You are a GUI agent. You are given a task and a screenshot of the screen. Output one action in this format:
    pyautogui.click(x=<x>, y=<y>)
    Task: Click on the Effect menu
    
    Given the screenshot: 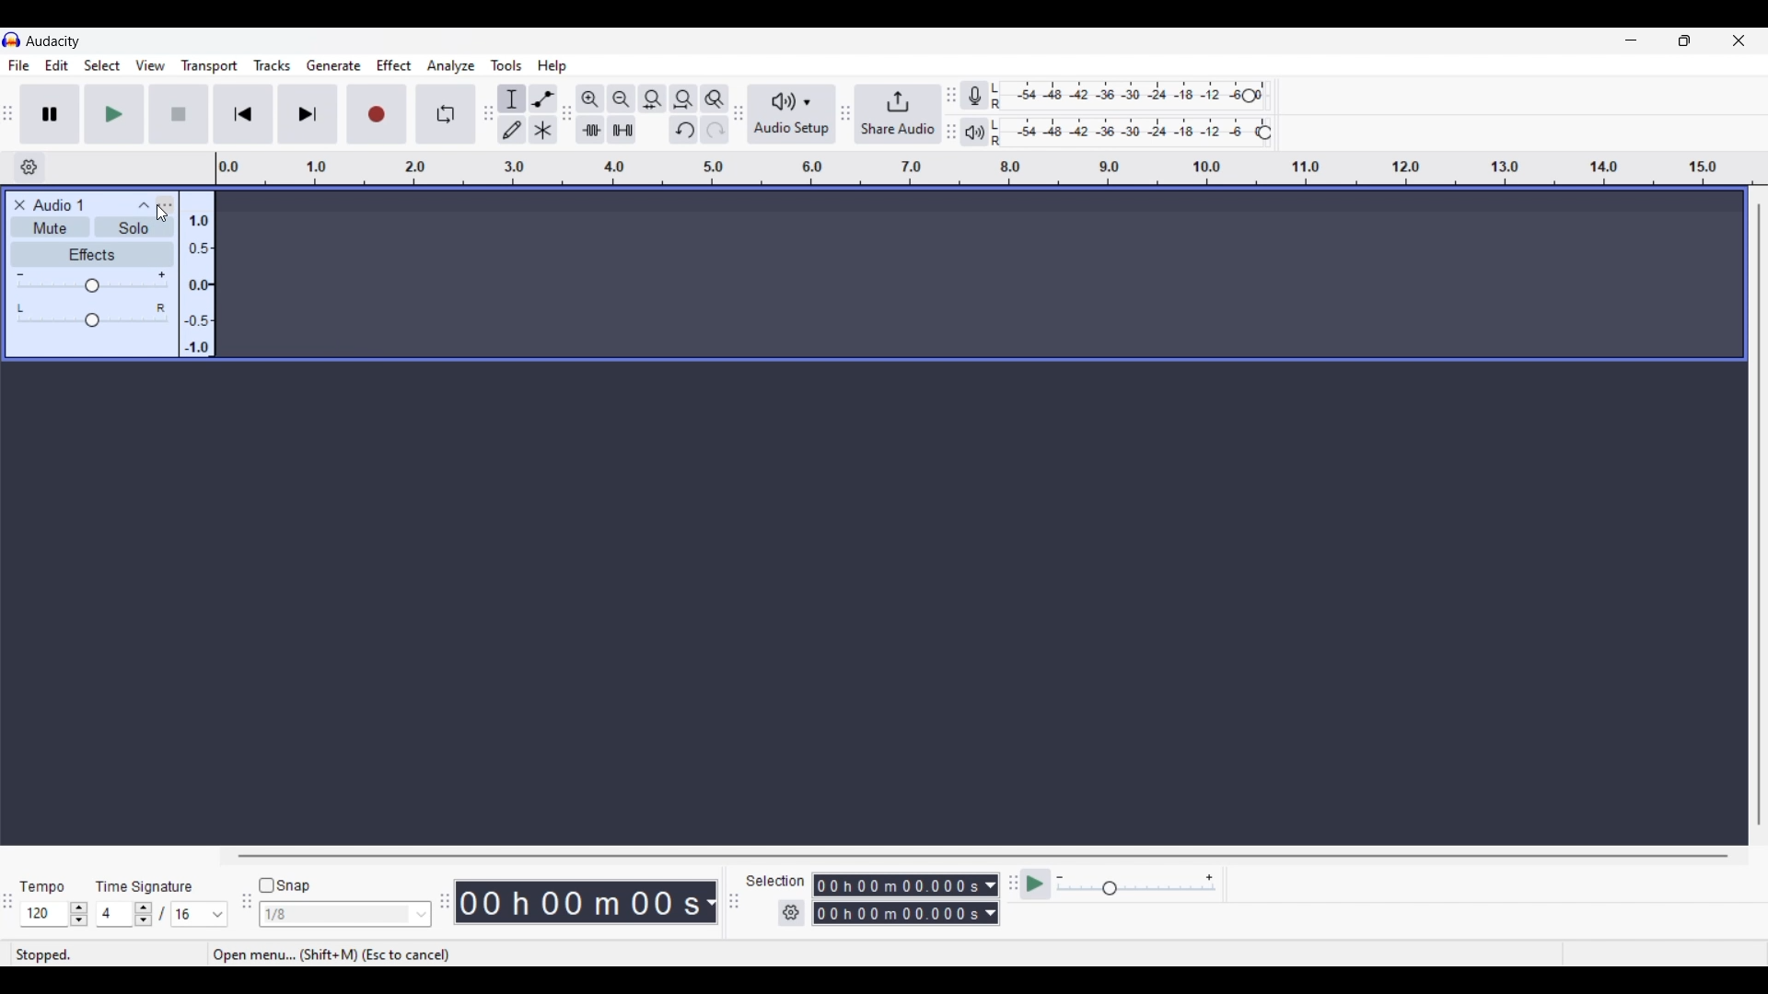 What is the action you would take?
    pyautogui.click(x=395, y=65)
    